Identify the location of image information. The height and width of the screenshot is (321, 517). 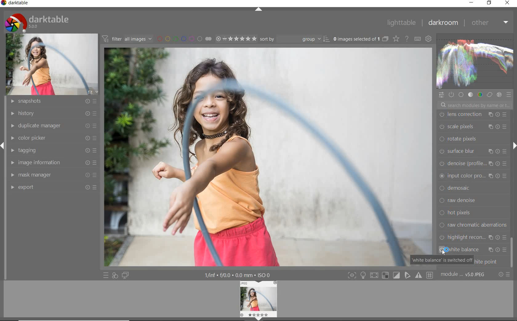
(53, 162).